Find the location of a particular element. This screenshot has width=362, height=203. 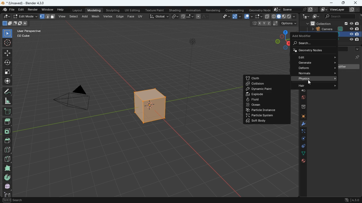

collection is located at coordinates (333, 23).